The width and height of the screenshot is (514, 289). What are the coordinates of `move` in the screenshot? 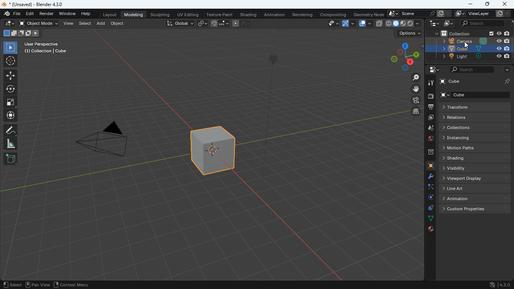 It's located at (11, 116).